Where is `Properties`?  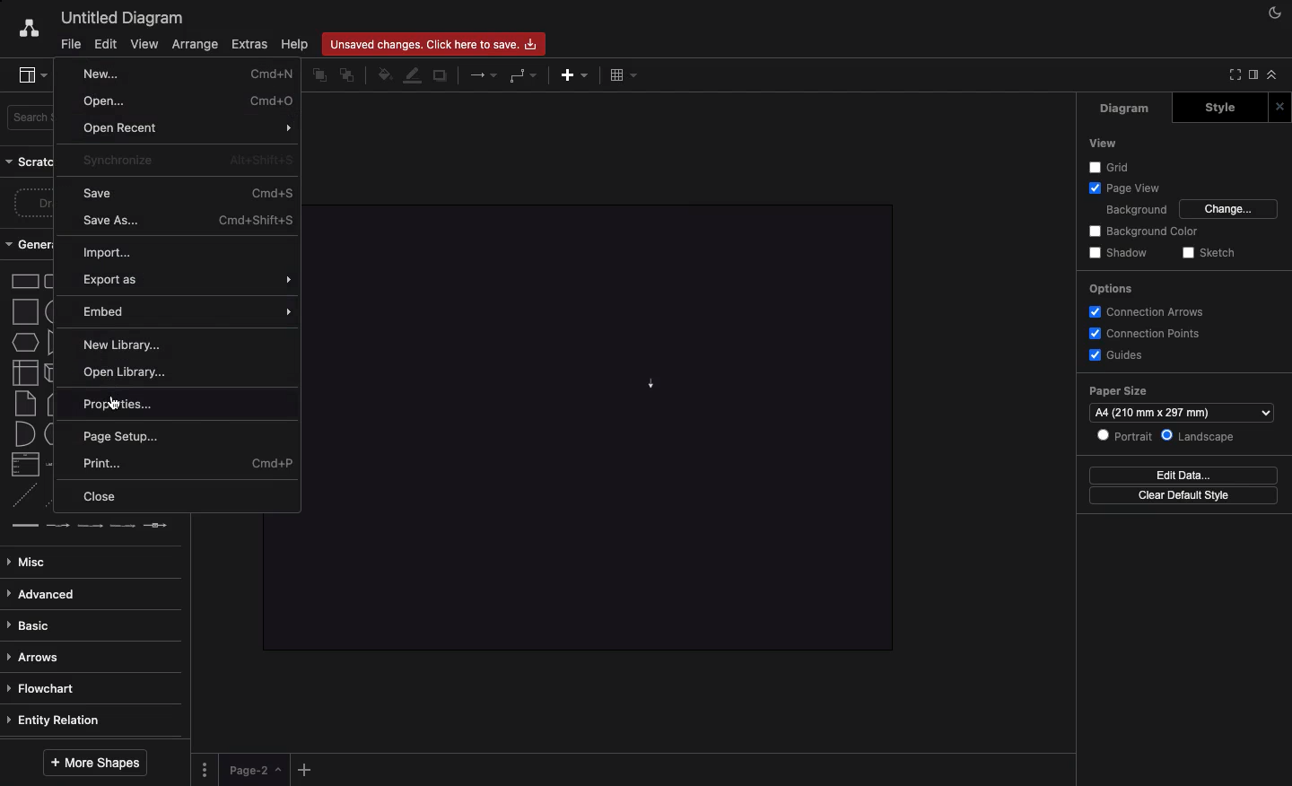 Properties is located at coordinates (188, 402).